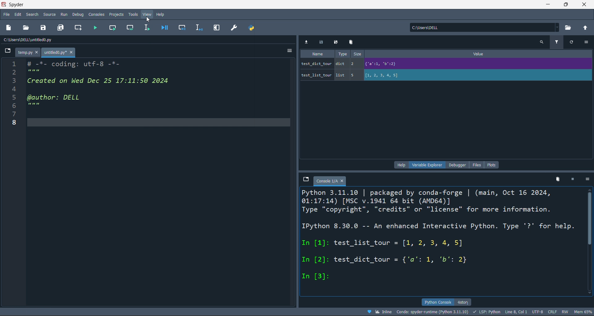 Image resolution: width=594 pixels, height=316 pixels. I want to click on button, so click(7, 52).